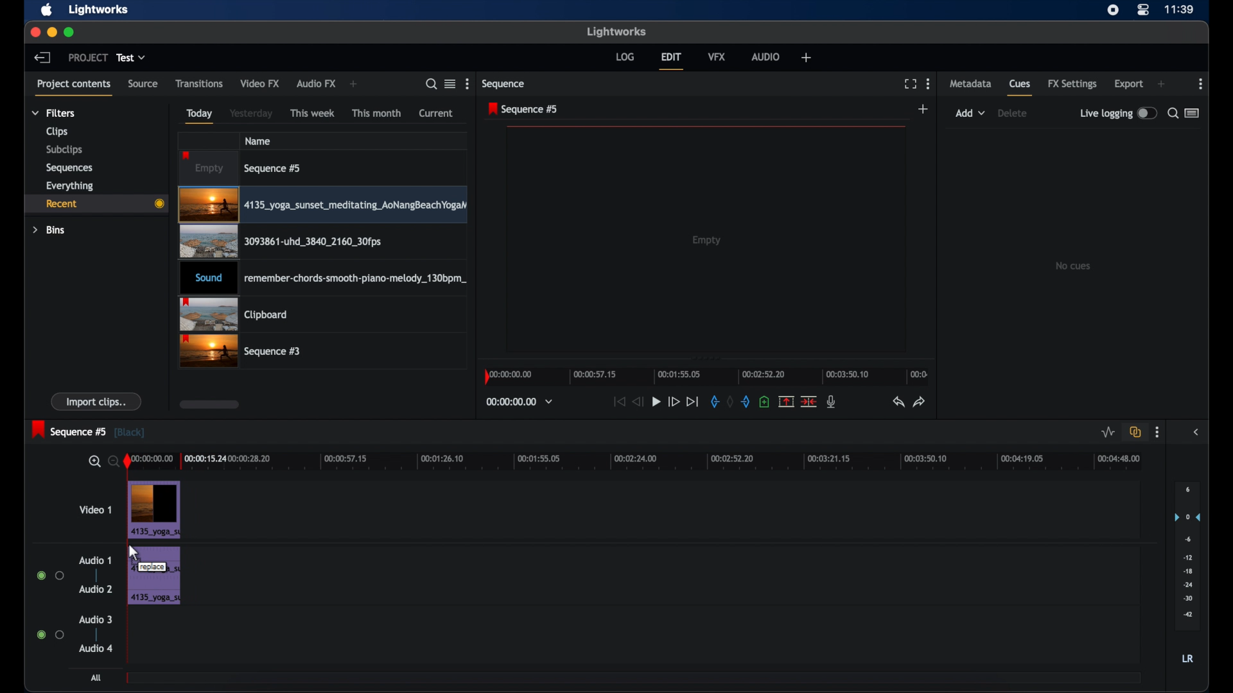 This screenshot has width=1233, height=693. I want to click on subclips, so click(66, 149).